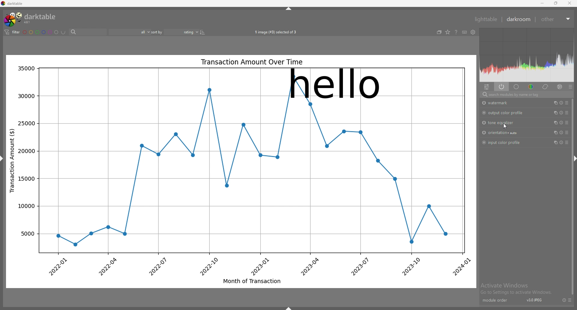 Image resolution: width=577 pixels, height=310 pixels. I want to click on help, so click(456, 32).